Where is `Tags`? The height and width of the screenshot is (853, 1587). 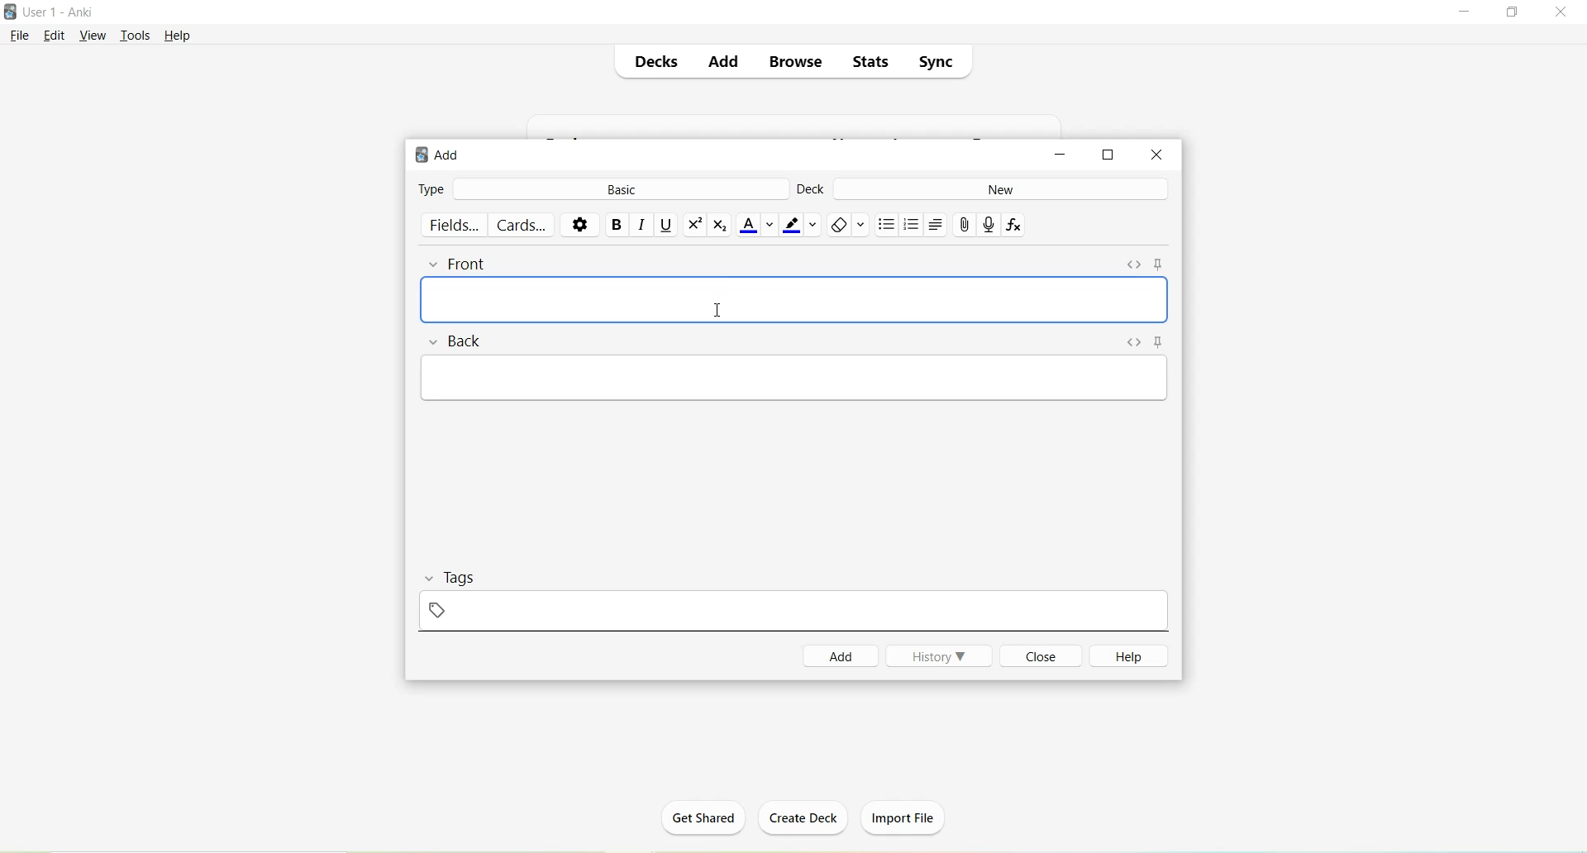
Tags is located at coordinates (469, 577).